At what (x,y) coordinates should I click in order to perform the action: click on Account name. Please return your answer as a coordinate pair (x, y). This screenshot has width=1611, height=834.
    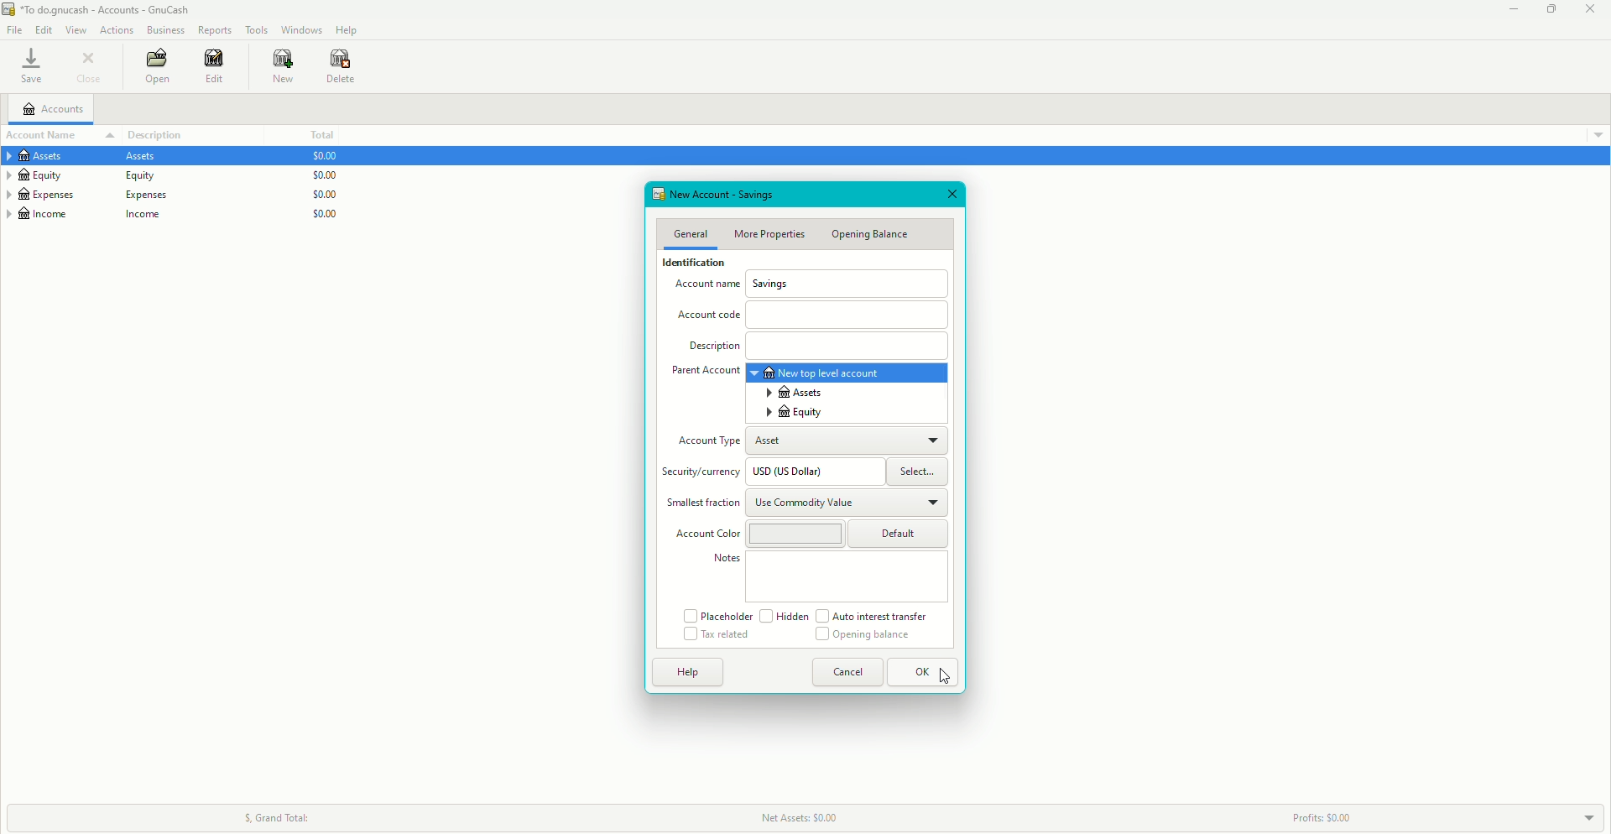
    Looking at the image, I should click on (703, 288).